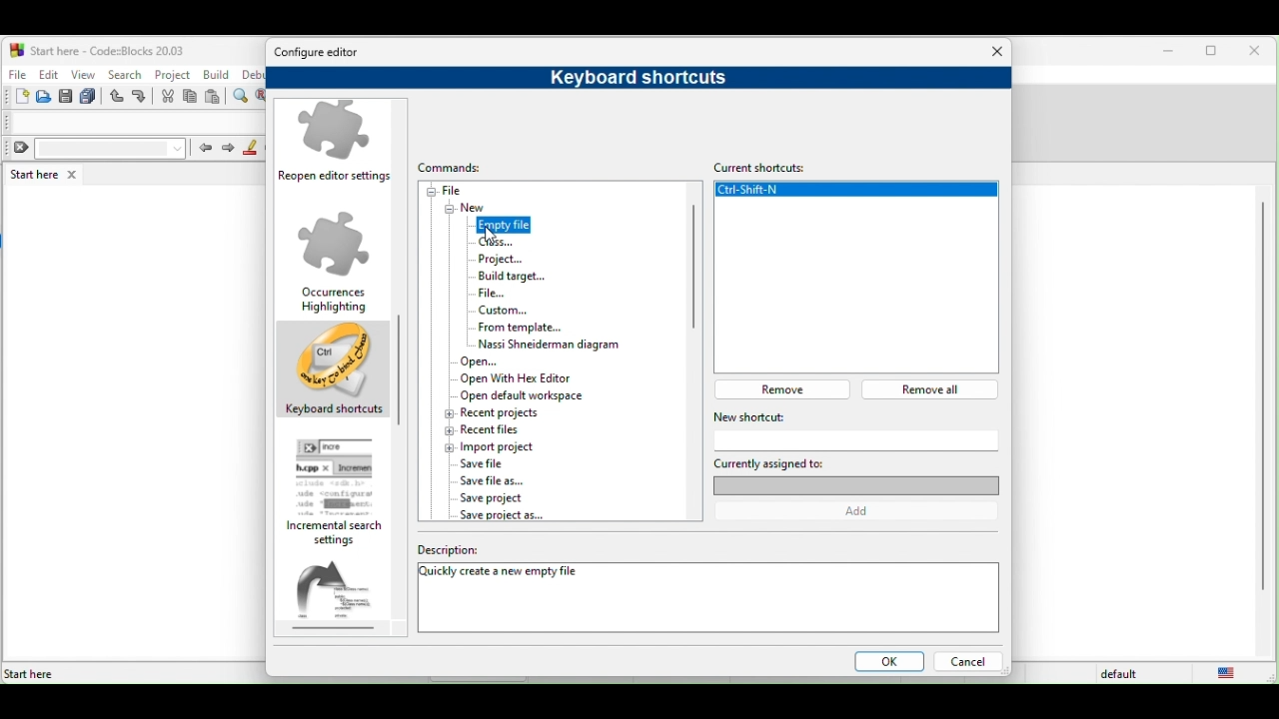 The image size is (1279, 719). Describe the element at coordinates (506, 258) in the screenshot. I see `project` at that location.